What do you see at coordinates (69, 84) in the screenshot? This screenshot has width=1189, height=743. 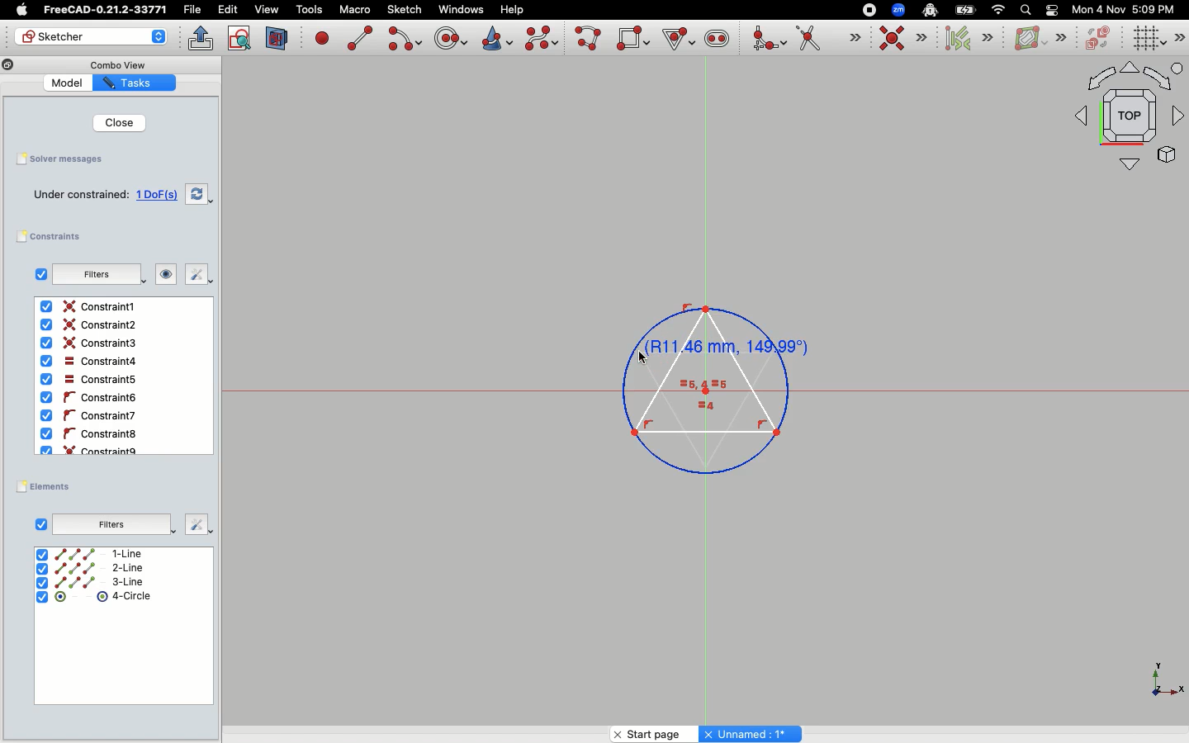 I see `Model` at bounding box center [69, 84].